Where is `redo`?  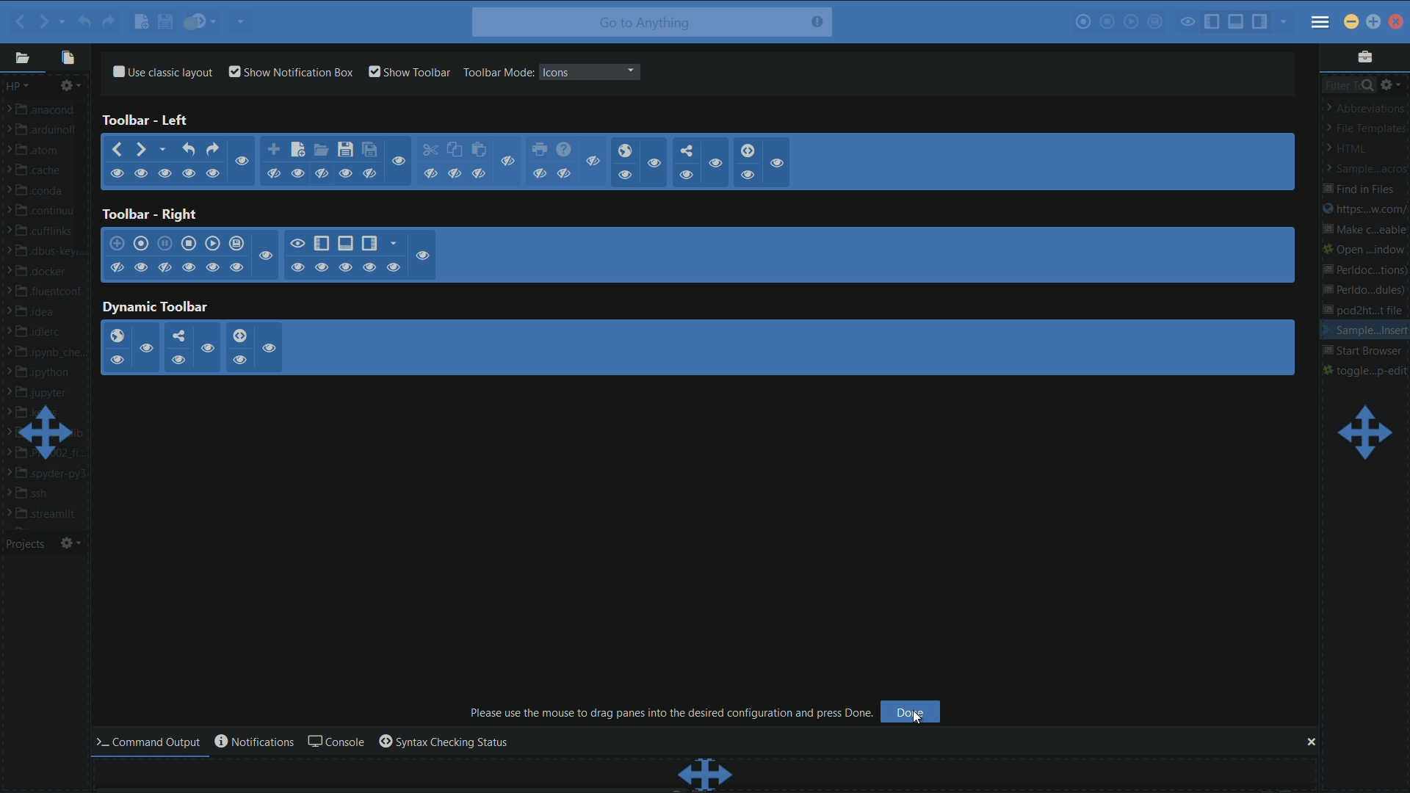 redo is located at coordinates (214, 148).